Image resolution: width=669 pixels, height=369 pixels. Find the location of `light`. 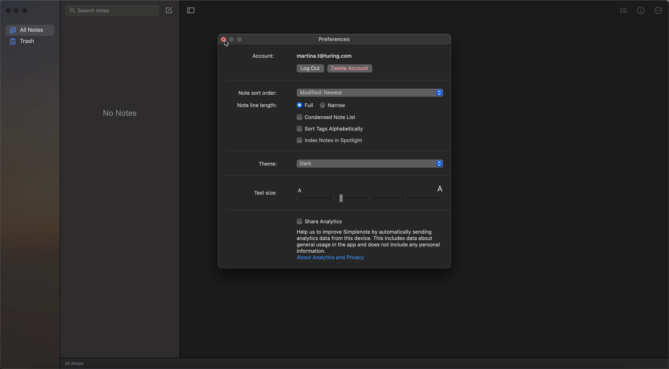

light is located at coordinates (306, 181).